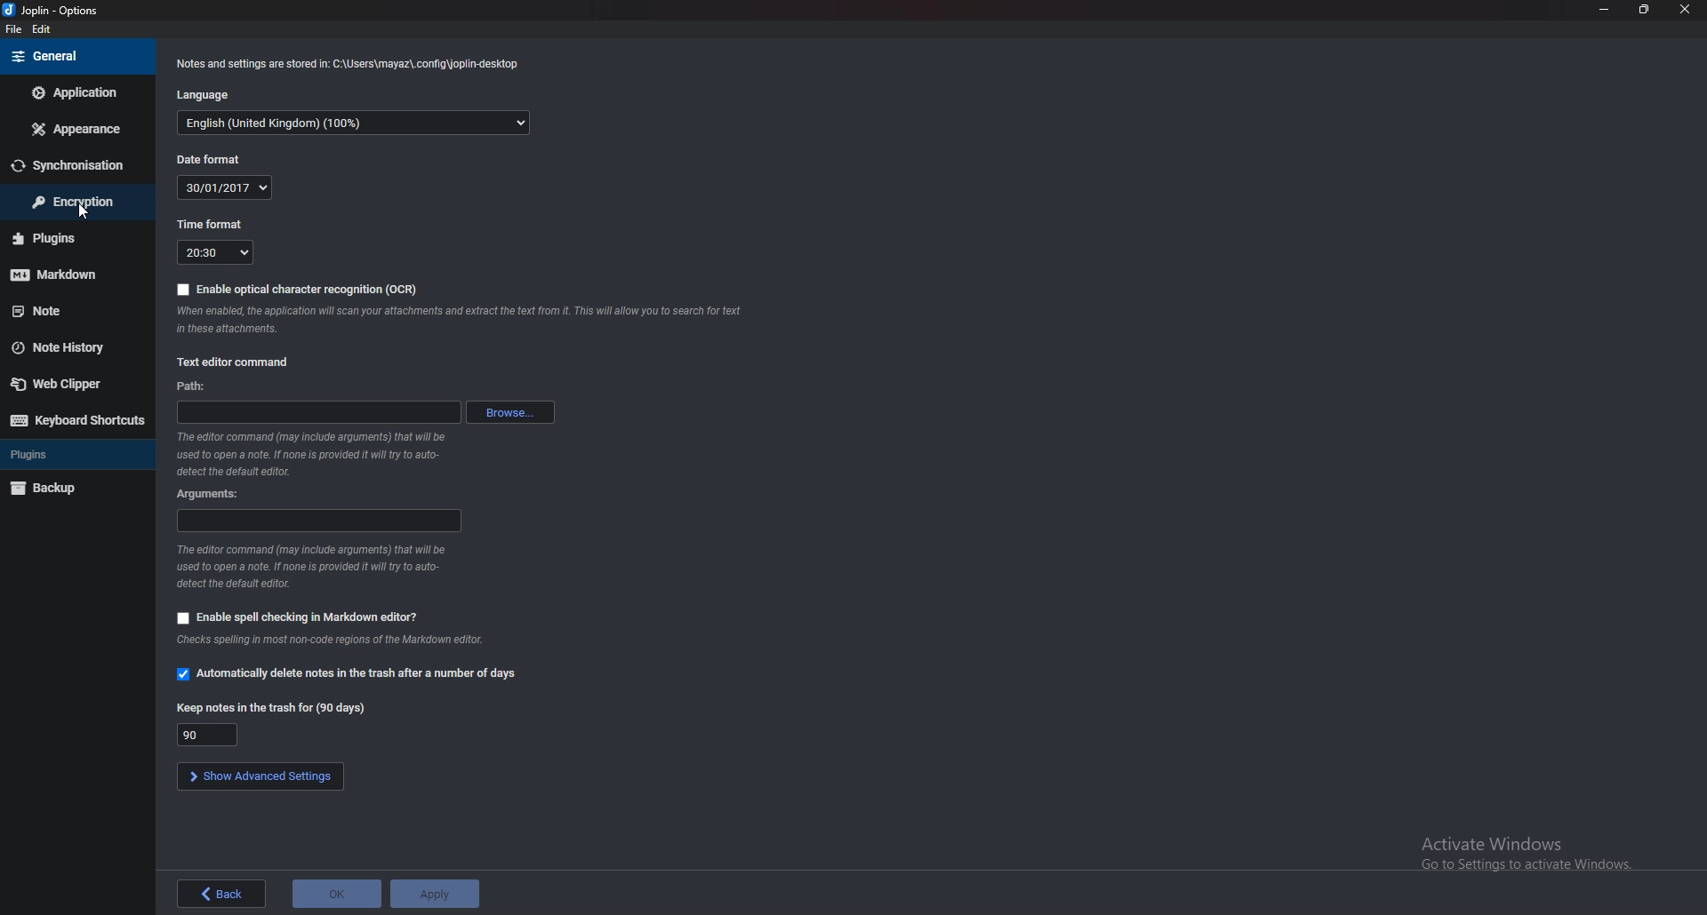  What do you see at coordinates (351, 66) in the screenshot?
I see `notes and settings are stored in` at bounding box center [351, 66].